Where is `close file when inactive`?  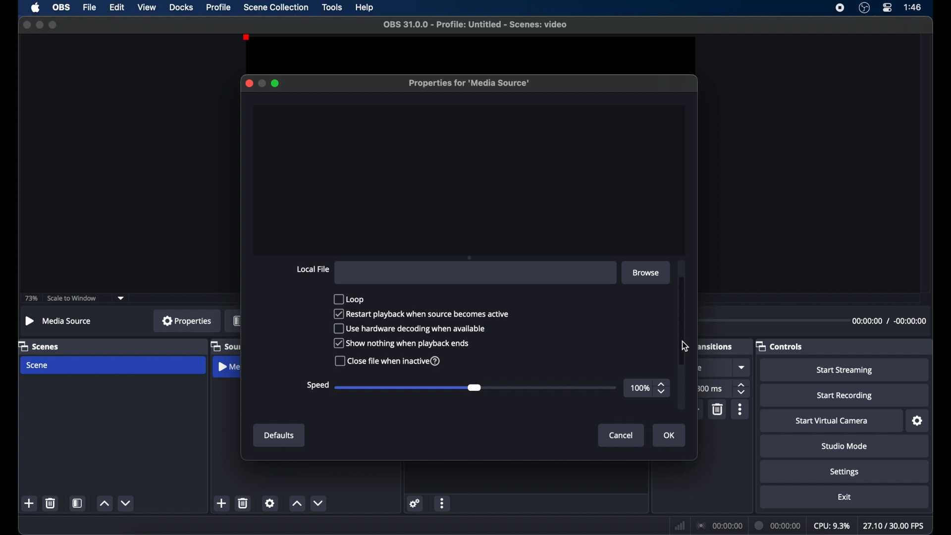
close file when inactive is located at coordinates (387, 361).